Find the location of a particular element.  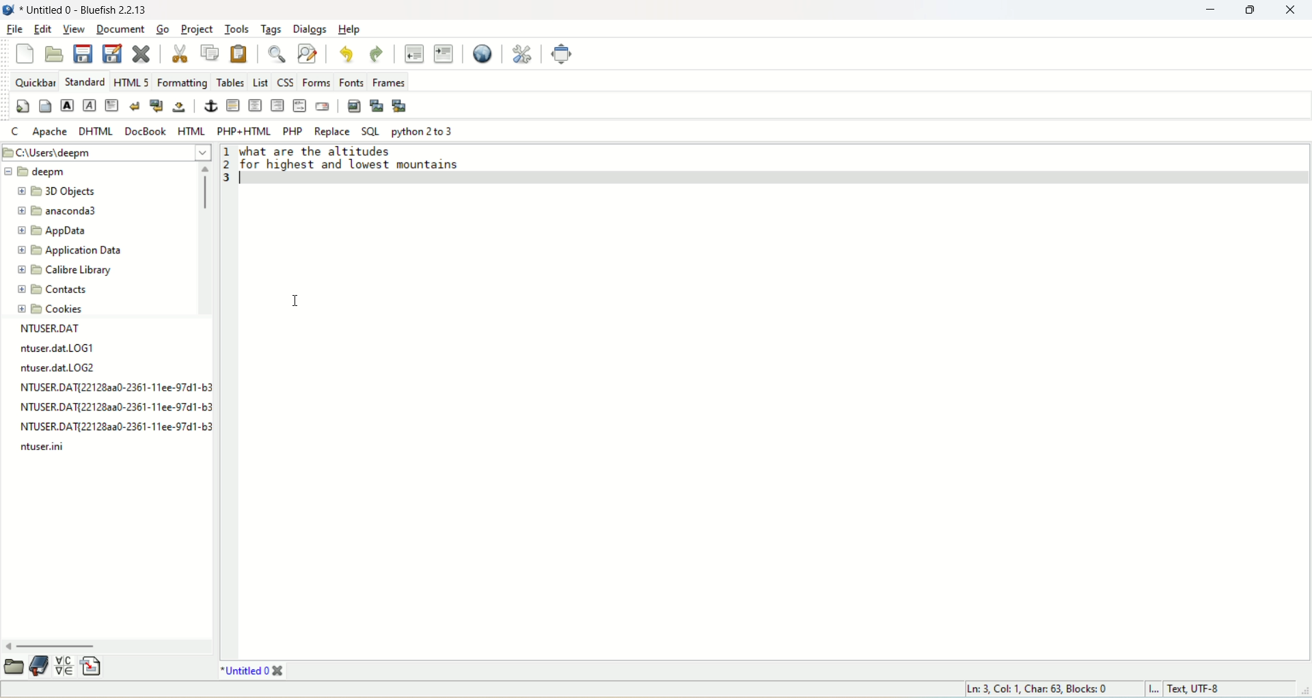

anaconda is located at coordinates (59, 212).